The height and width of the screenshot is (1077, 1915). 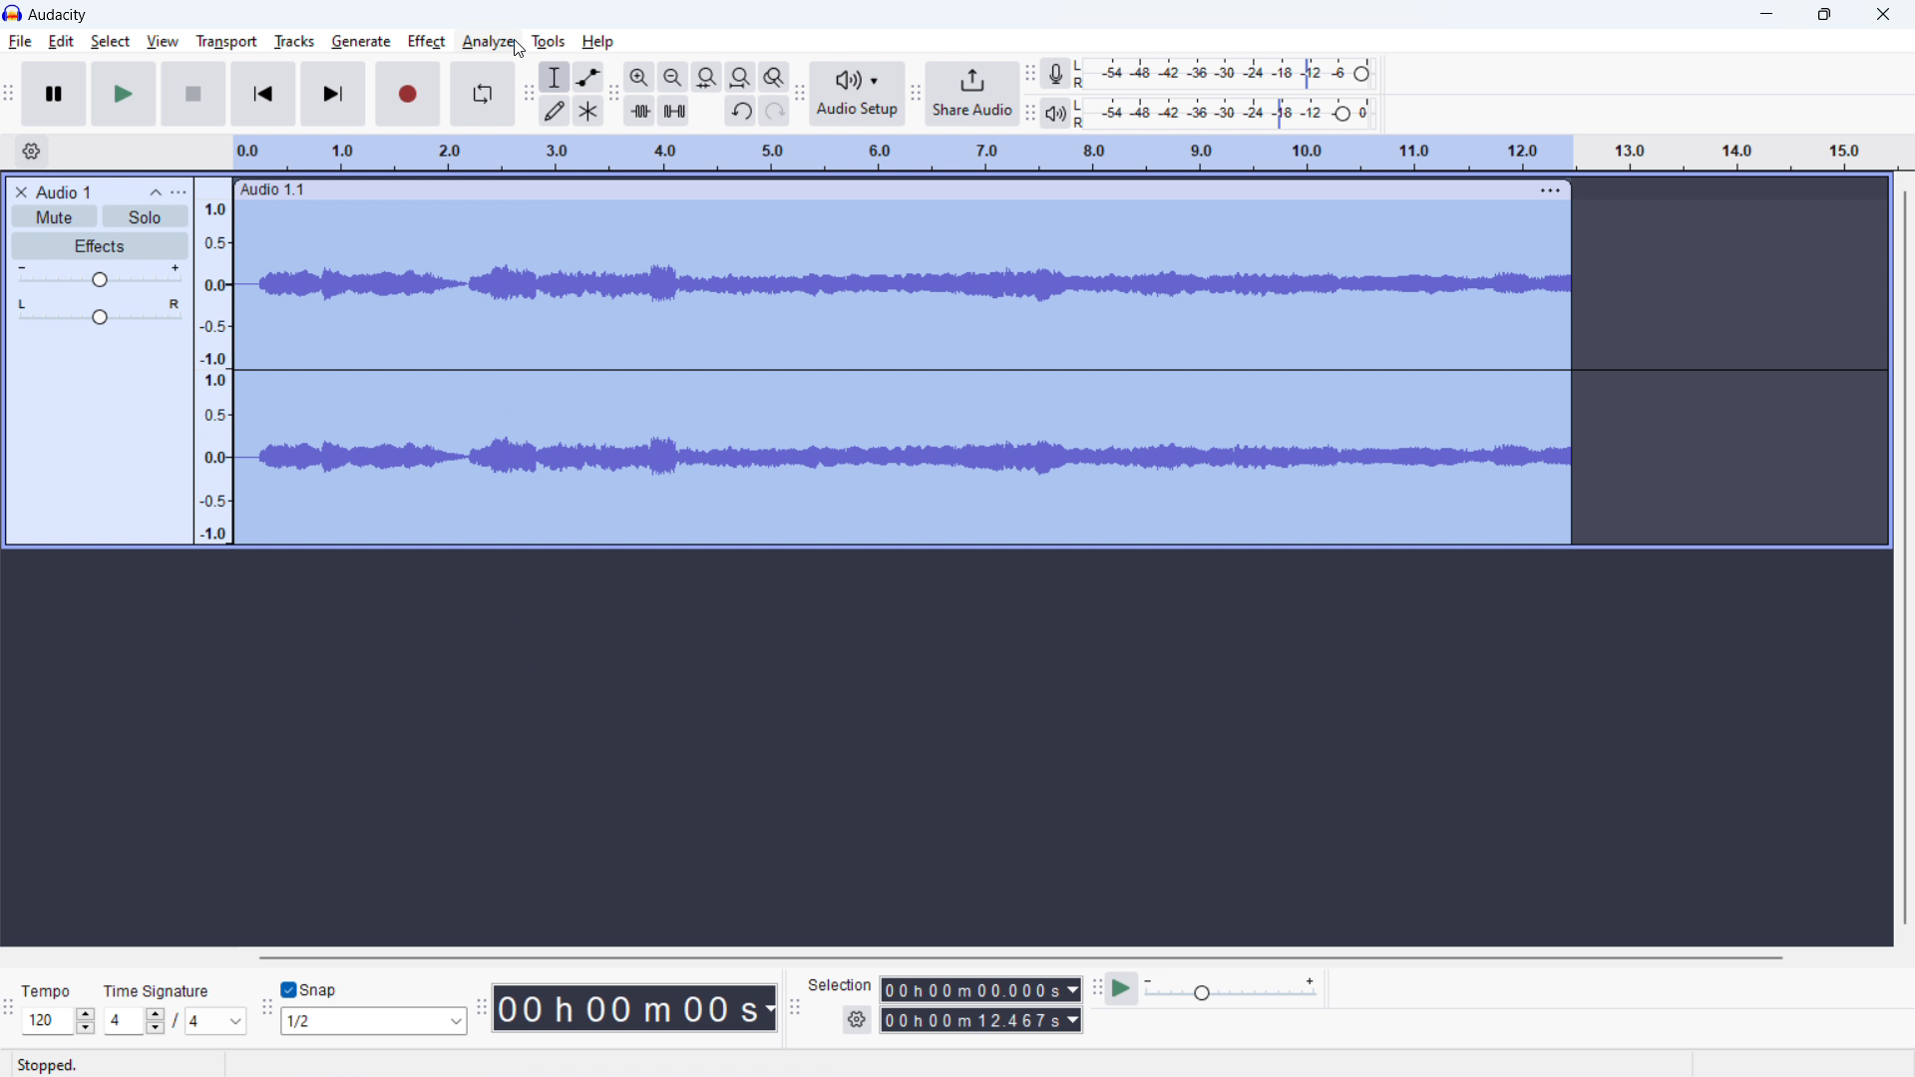 I want to click on selection tool, so click(x=555, y=76).